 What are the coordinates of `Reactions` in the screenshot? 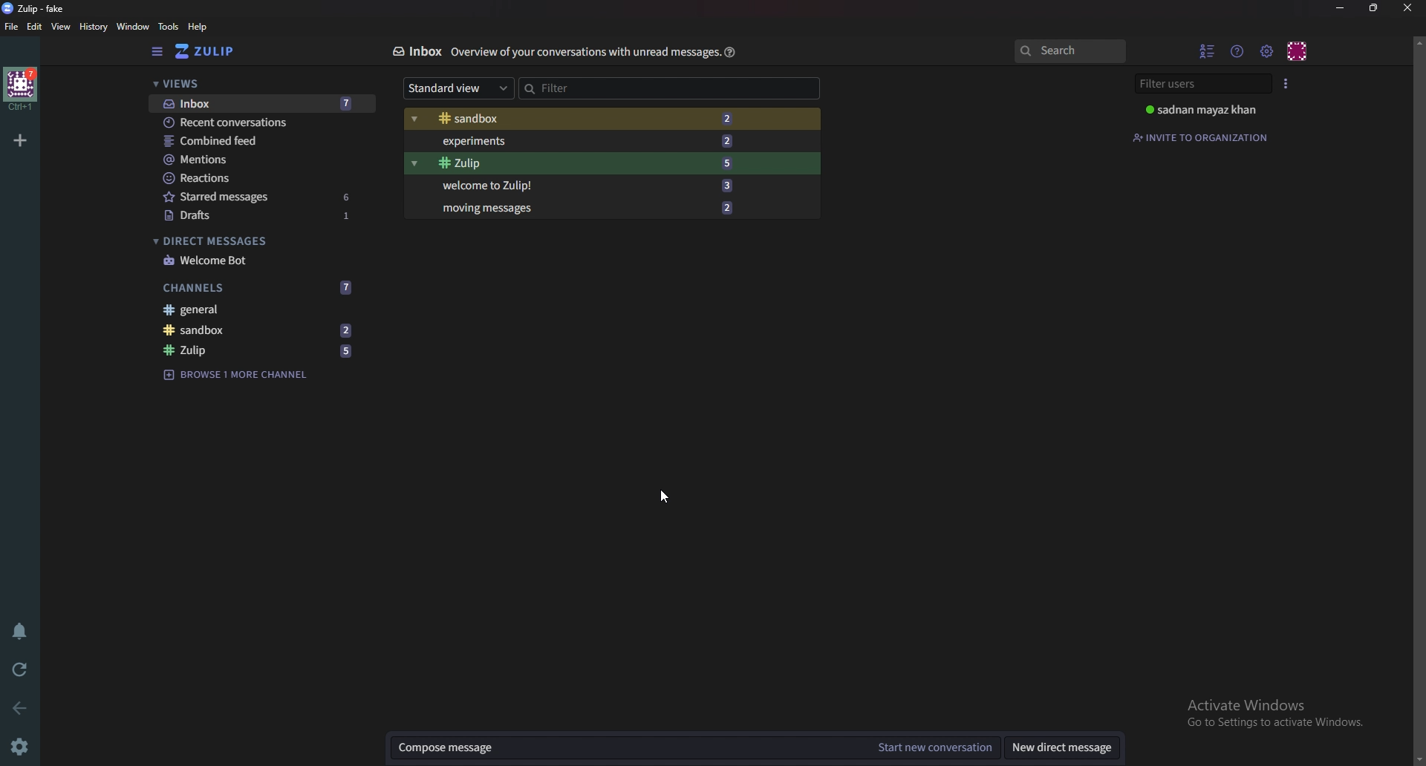 It's located at (253, 177).